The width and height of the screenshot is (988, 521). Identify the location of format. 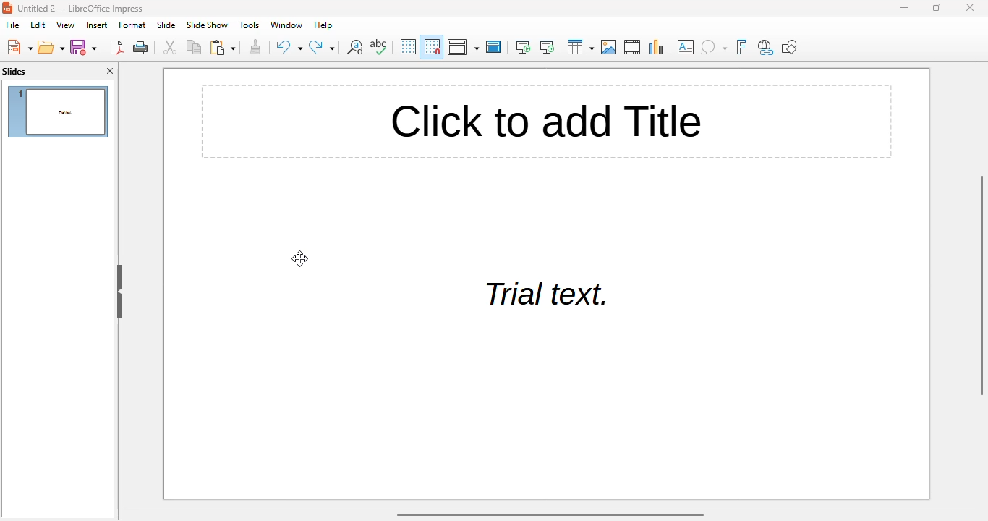
(132, 25).